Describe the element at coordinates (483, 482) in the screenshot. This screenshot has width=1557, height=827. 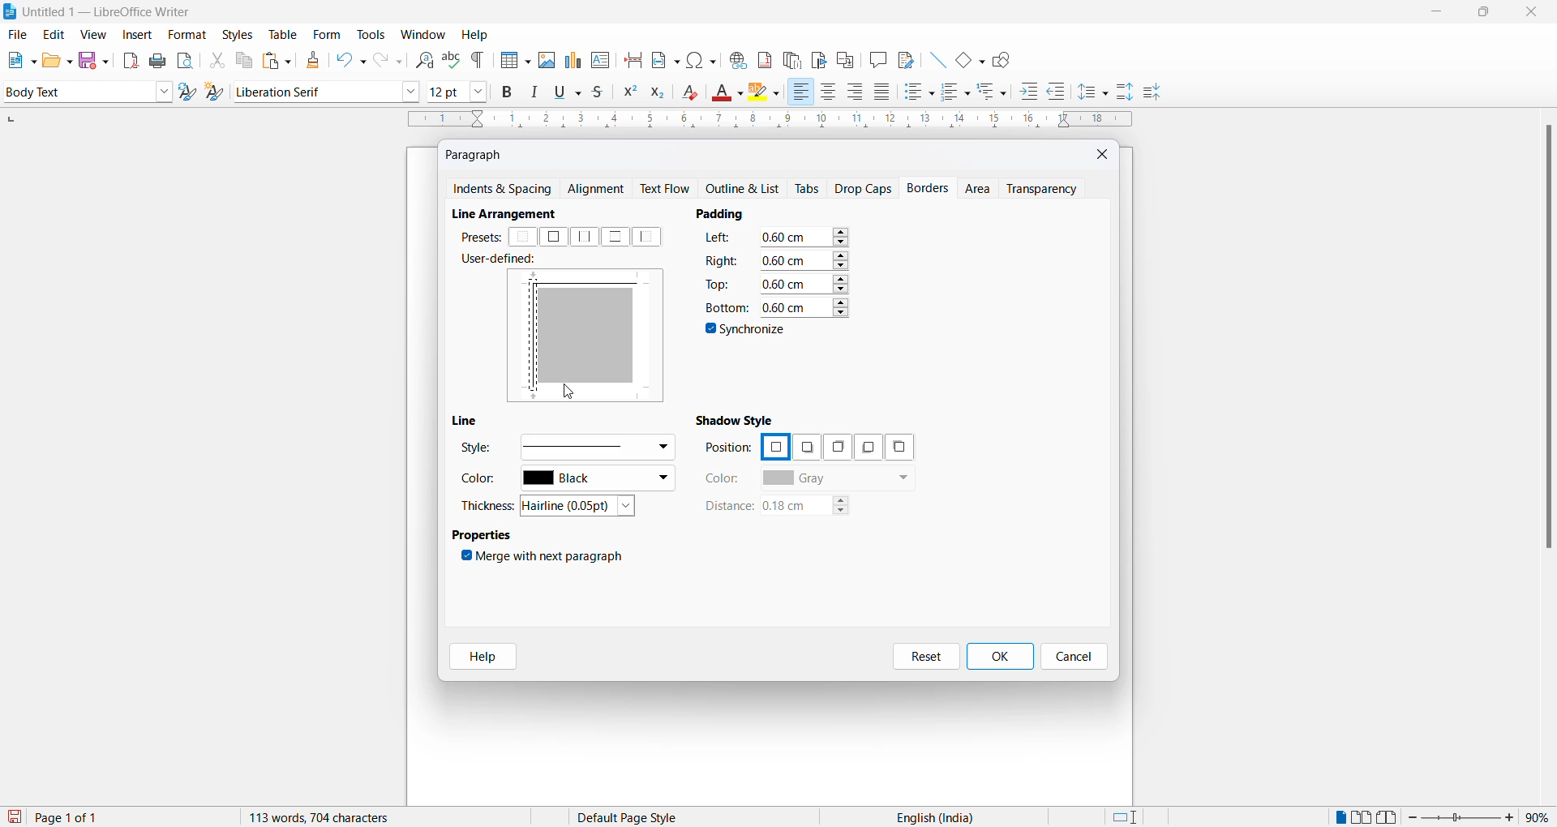
I see `color` at that location.